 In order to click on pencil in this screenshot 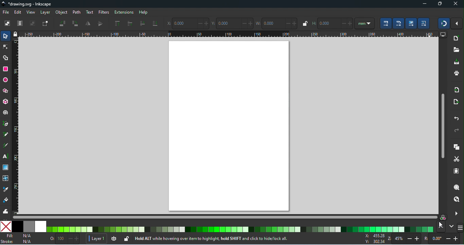, I will do `click(7, 135)`.